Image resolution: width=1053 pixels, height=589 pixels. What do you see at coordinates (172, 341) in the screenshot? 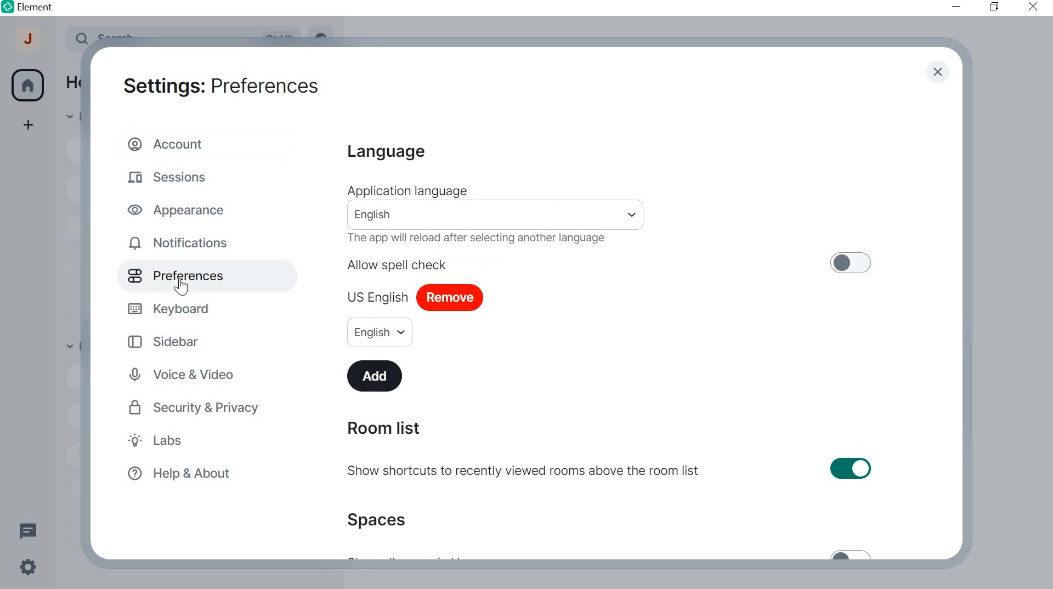
I see `SIDEBAR` at bounding box center [172, 341].